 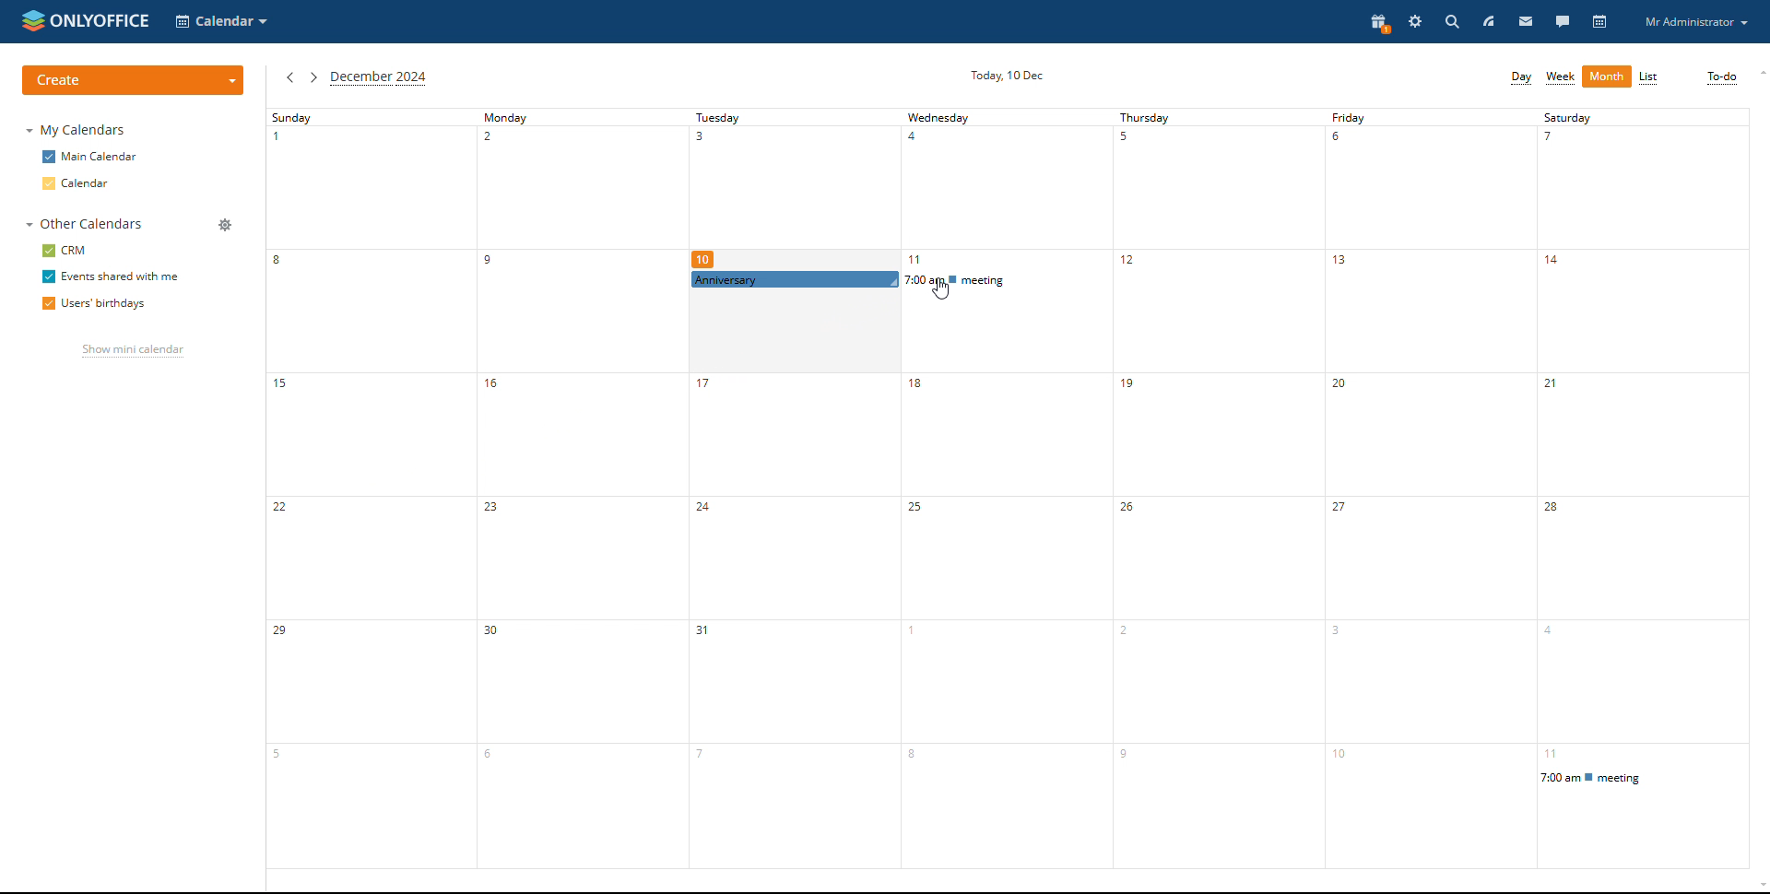 I want to click on scroll up, so click(x=1759, y=74).